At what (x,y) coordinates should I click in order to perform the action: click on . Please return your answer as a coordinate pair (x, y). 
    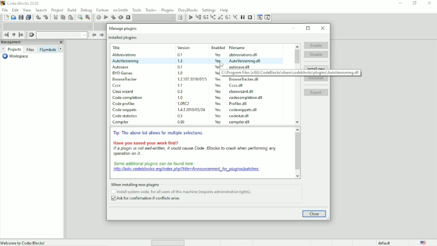
    Looking at the image, I should click on (198, 17).